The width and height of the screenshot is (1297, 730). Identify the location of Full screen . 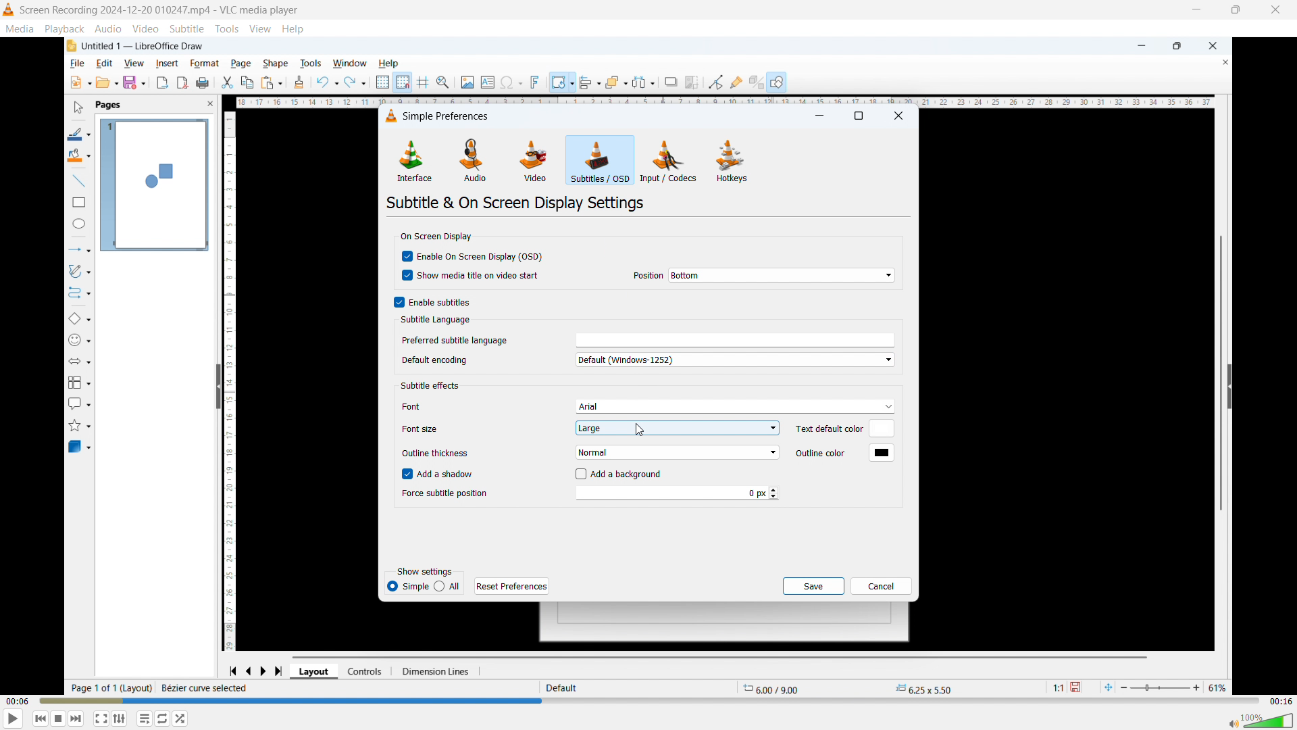
(101, 719).